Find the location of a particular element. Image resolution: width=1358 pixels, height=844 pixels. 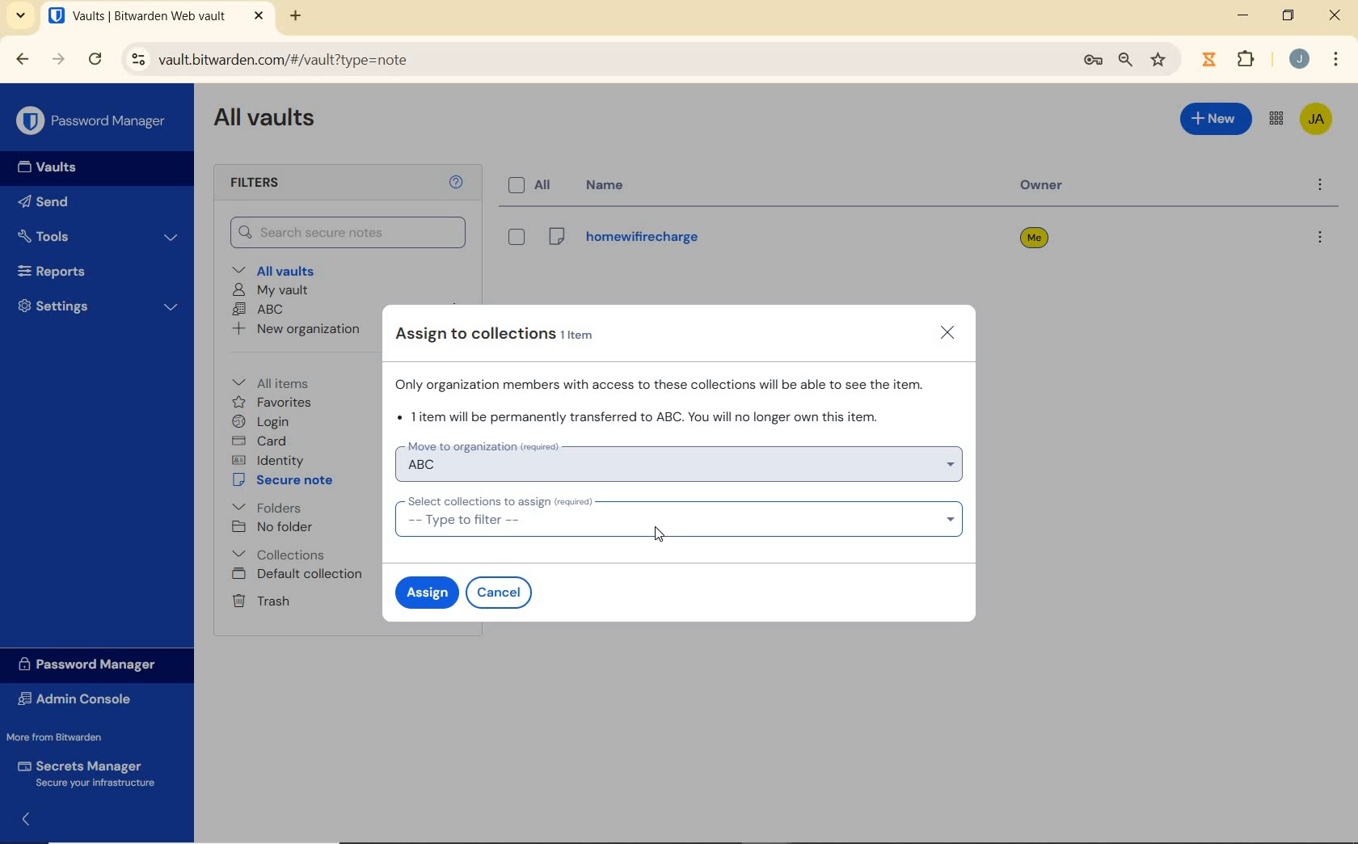

ABC is located at coordinates (259, 310).